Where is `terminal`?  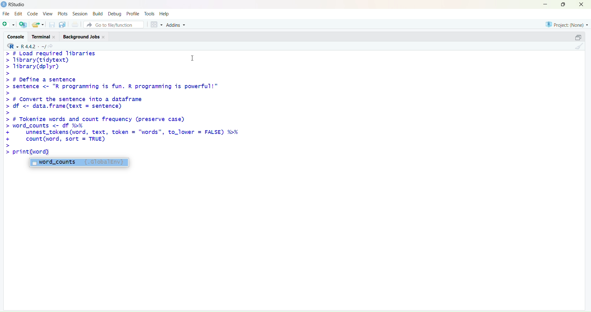 terminal is located at coordinates (43, 36).